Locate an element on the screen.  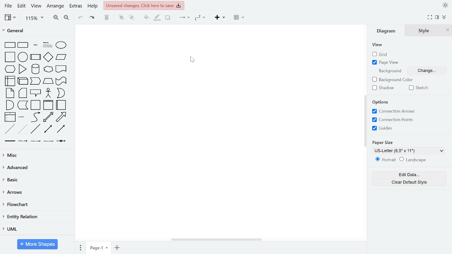
current page is located at coordinates (99, 247).